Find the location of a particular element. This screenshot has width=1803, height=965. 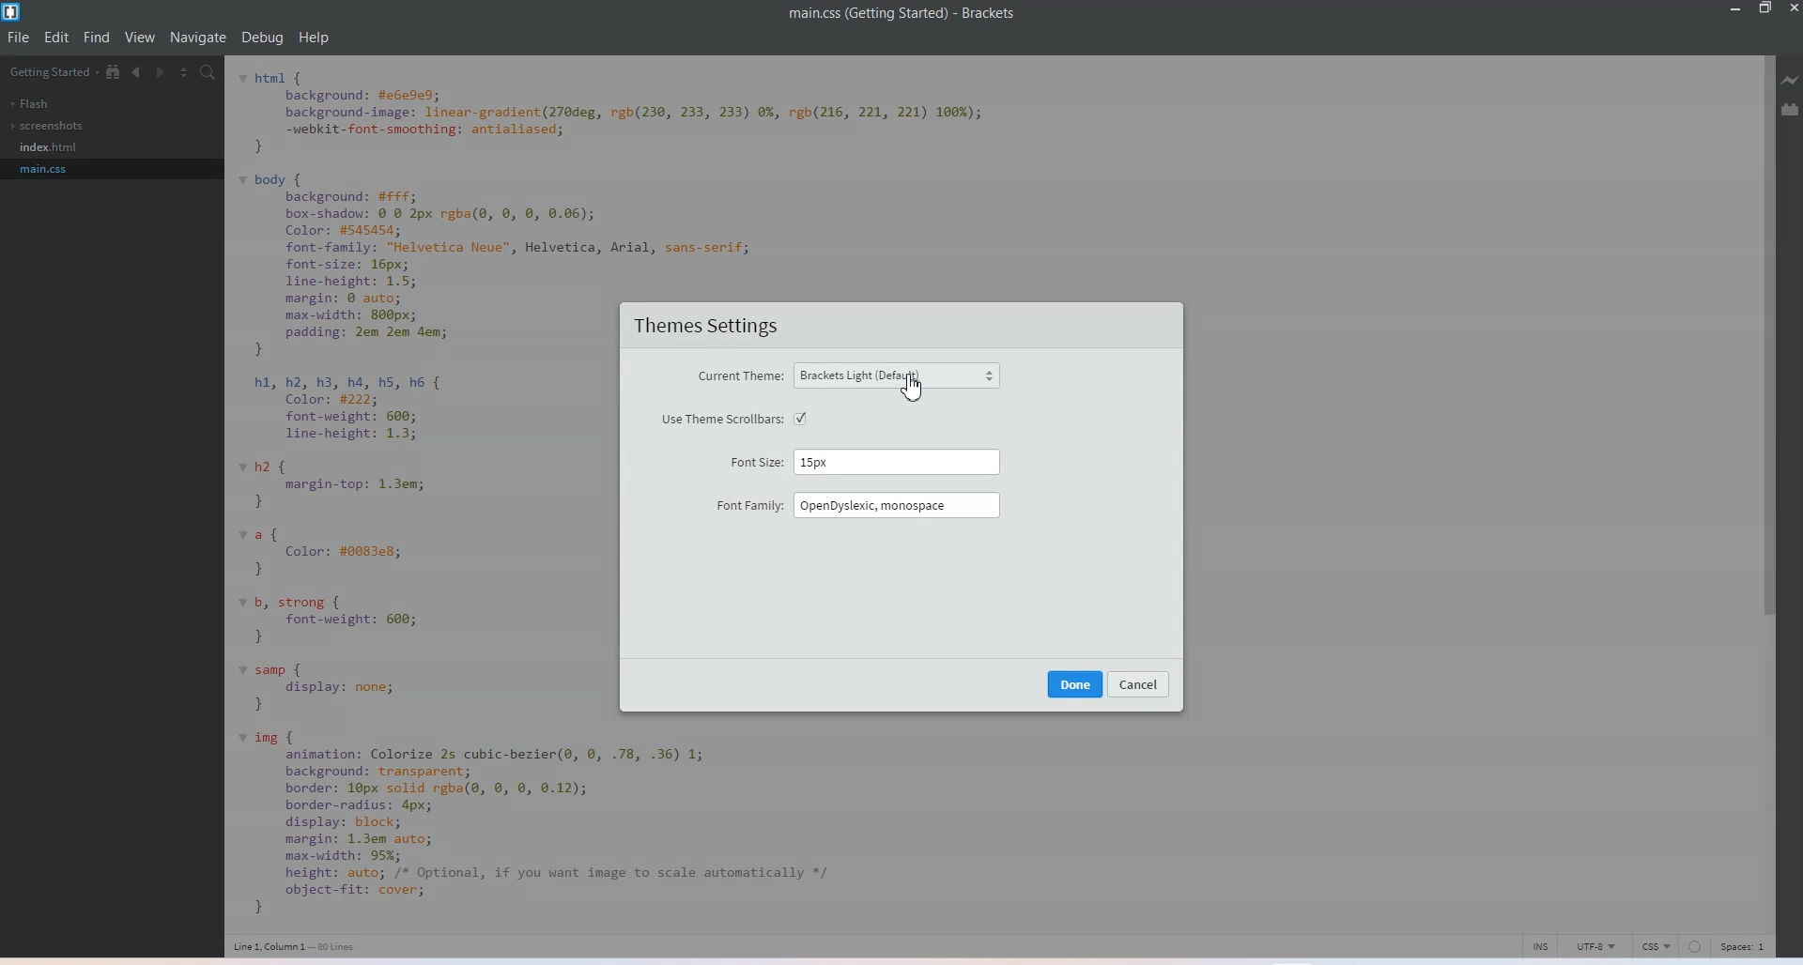

Close is located at coordinates (1792, 9).